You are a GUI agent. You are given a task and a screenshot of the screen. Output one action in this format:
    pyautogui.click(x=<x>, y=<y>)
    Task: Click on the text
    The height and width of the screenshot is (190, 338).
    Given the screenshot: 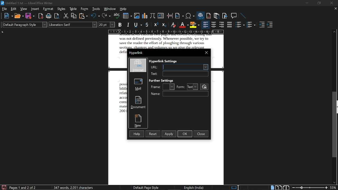 What is the action you would take?
    pyautogui.click(x=186, y=74)
    